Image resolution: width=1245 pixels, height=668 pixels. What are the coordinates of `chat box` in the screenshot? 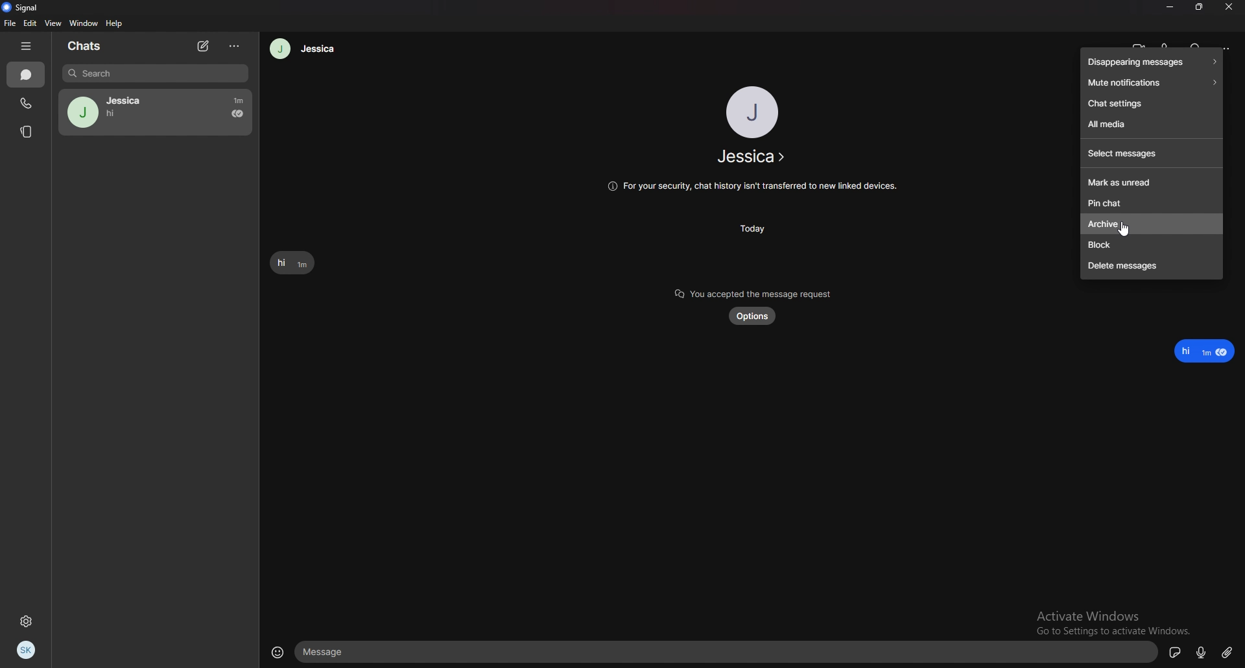 It's located at (728, 650).